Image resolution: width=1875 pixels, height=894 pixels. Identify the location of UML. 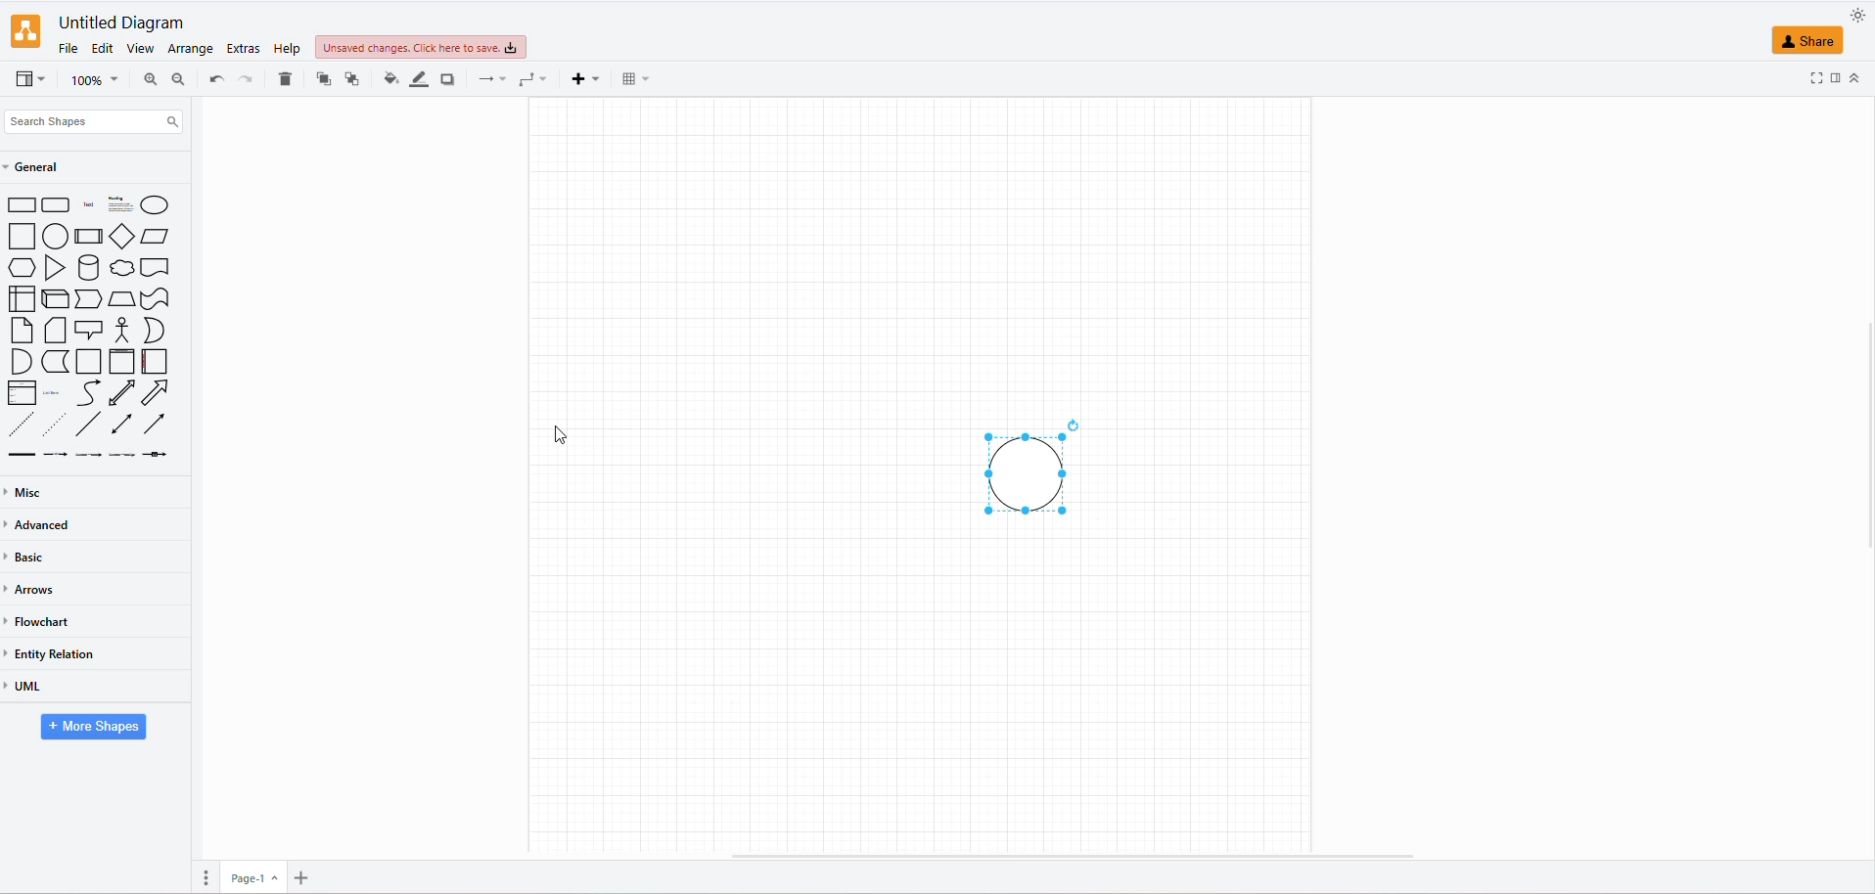
(28, 686).